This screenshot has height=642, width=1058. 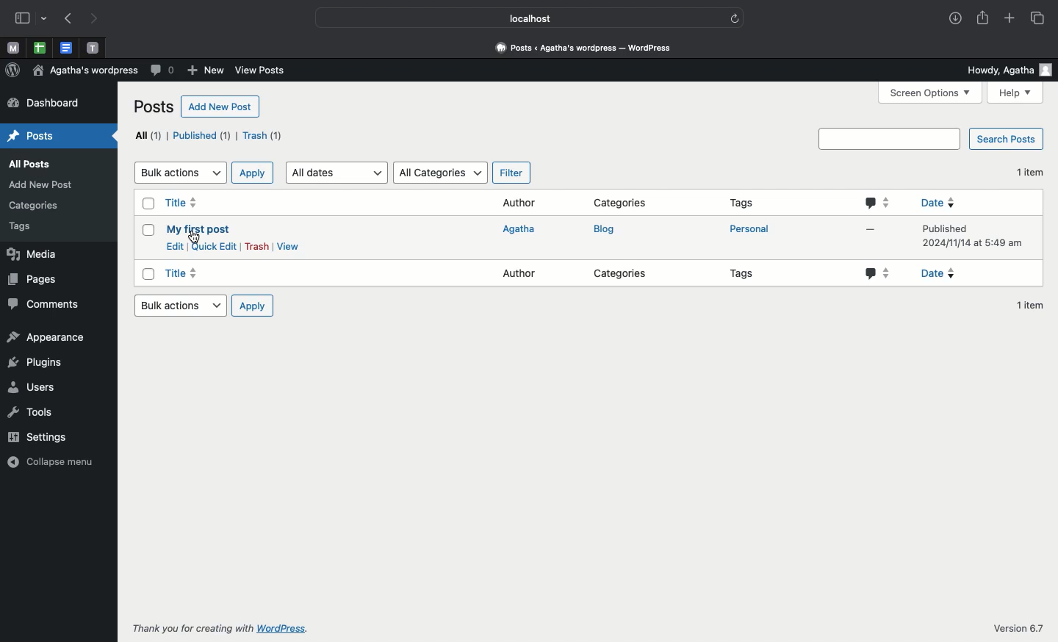 I want to click on Checkbox, so click(x=148, y=205).